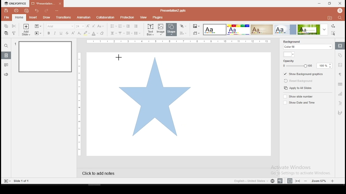 The image size is (346, 194). Describe the element at coordinates (46, 11) in the screenshot. I see `redo` at that location.